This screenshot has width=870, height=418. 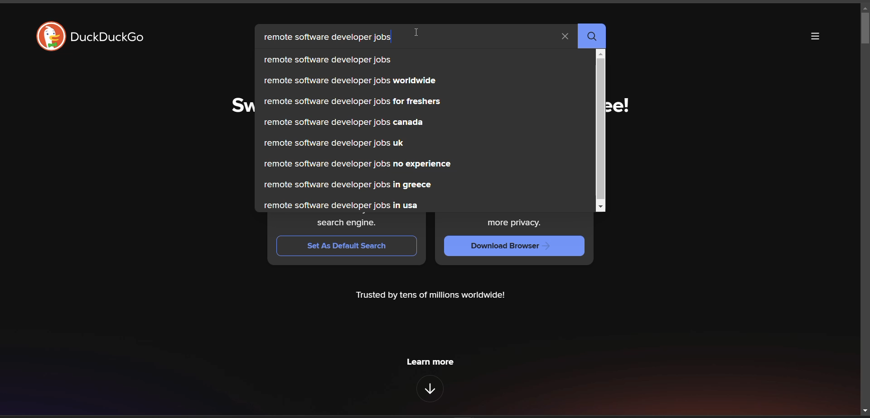 I want to click on DuckDuckGo, so click(x=112, y=39).